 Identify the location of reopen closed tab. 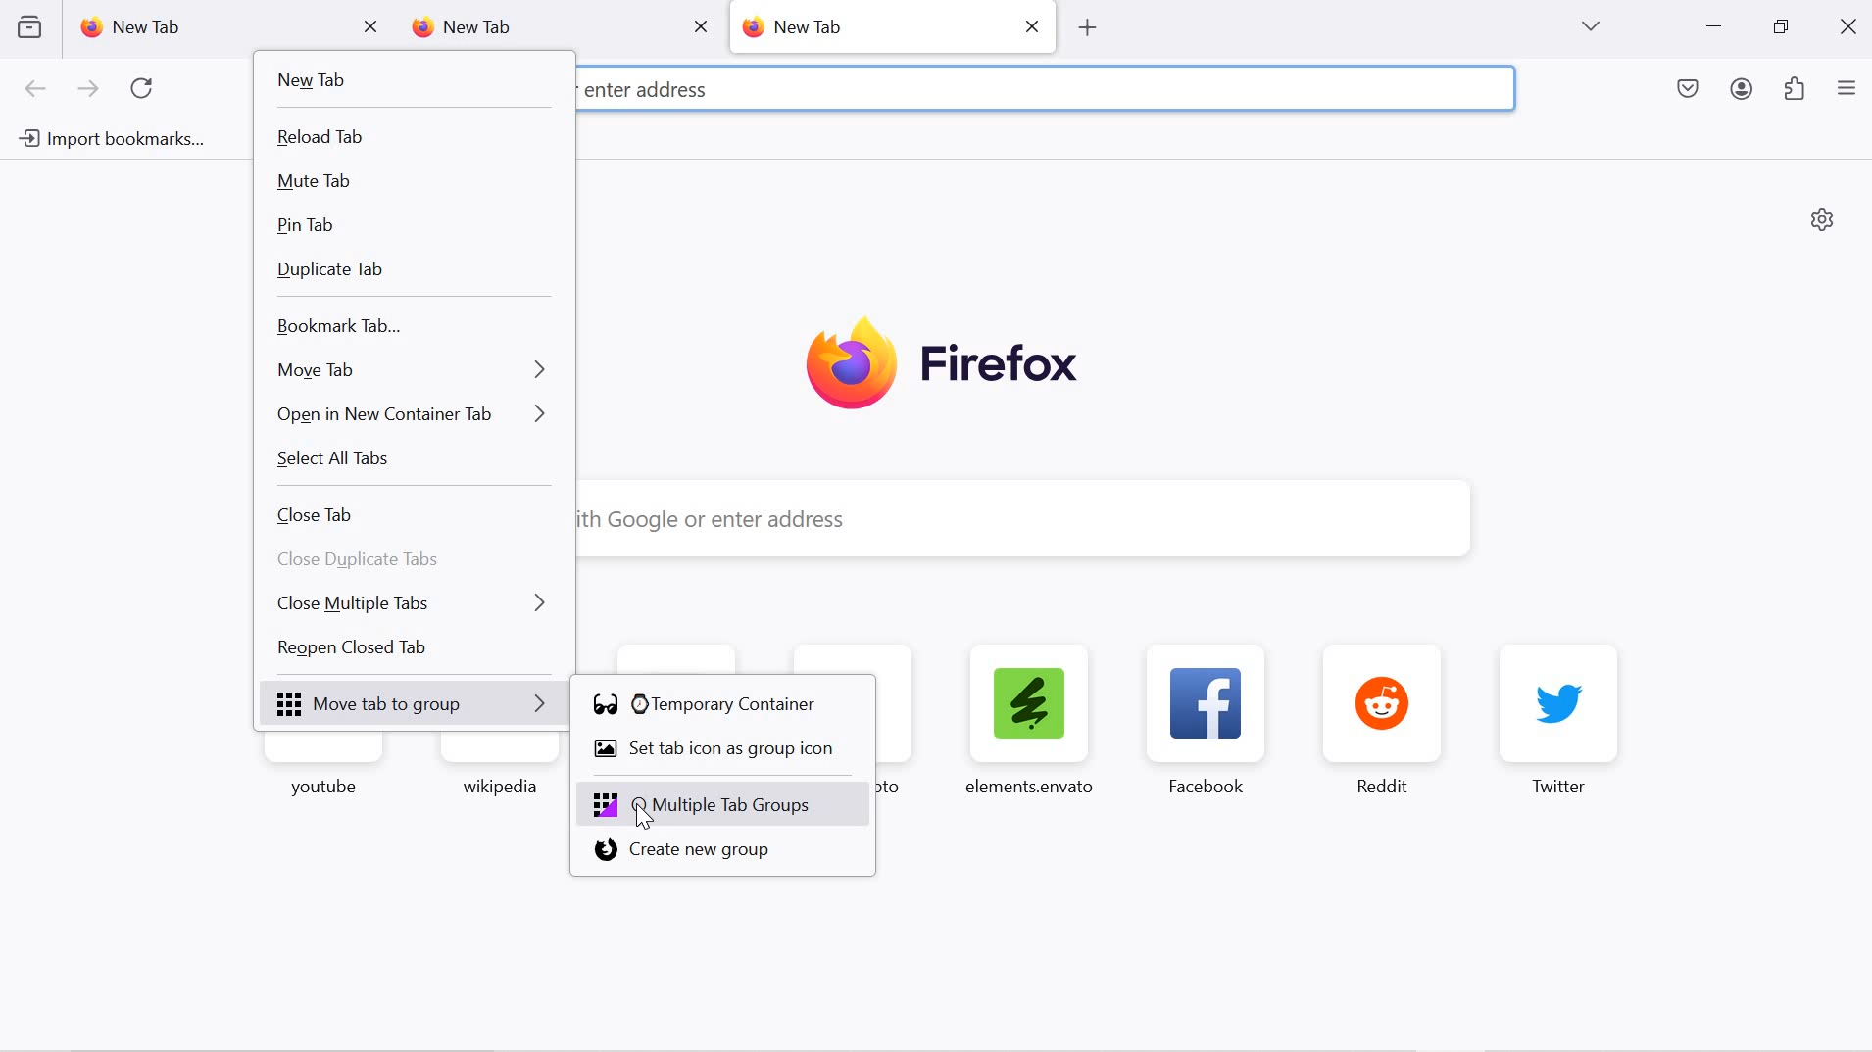
(417, 651).